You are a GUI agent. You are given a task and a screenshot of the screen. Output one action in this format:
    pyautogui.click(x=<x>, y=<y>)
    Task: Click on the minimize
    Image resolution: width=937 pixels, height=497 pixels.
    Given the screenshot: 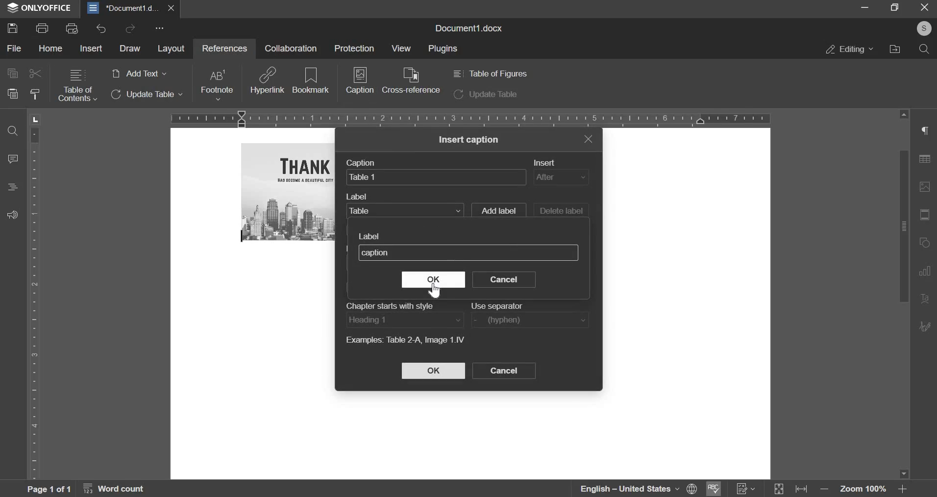 What is the action you would take?
    pyautogui.click(x=865, y=8)
    